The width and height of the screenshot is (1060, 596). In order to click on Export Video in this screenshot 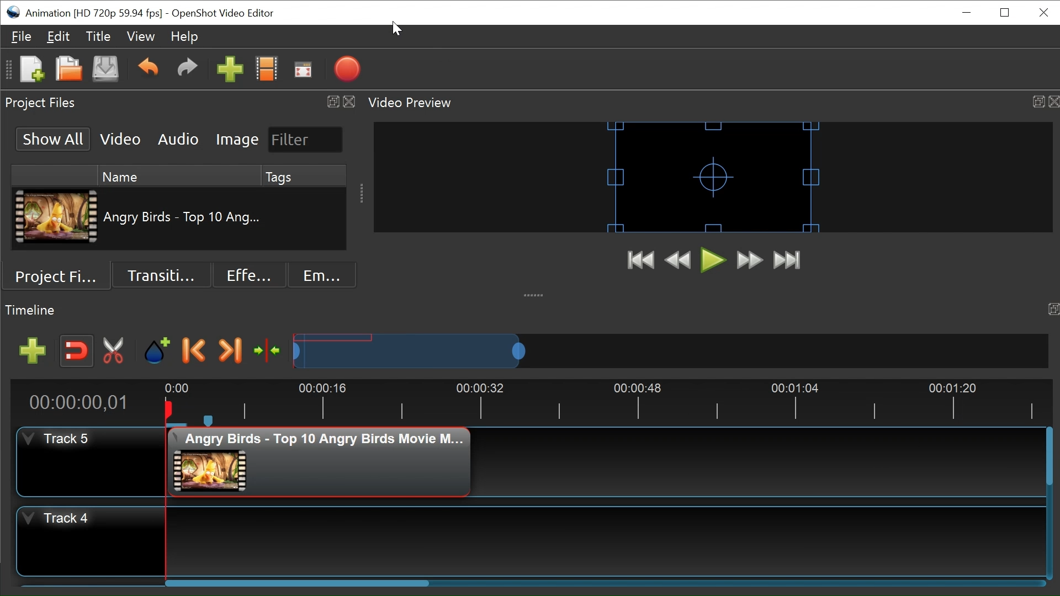, I will do `click(349, 71)`.